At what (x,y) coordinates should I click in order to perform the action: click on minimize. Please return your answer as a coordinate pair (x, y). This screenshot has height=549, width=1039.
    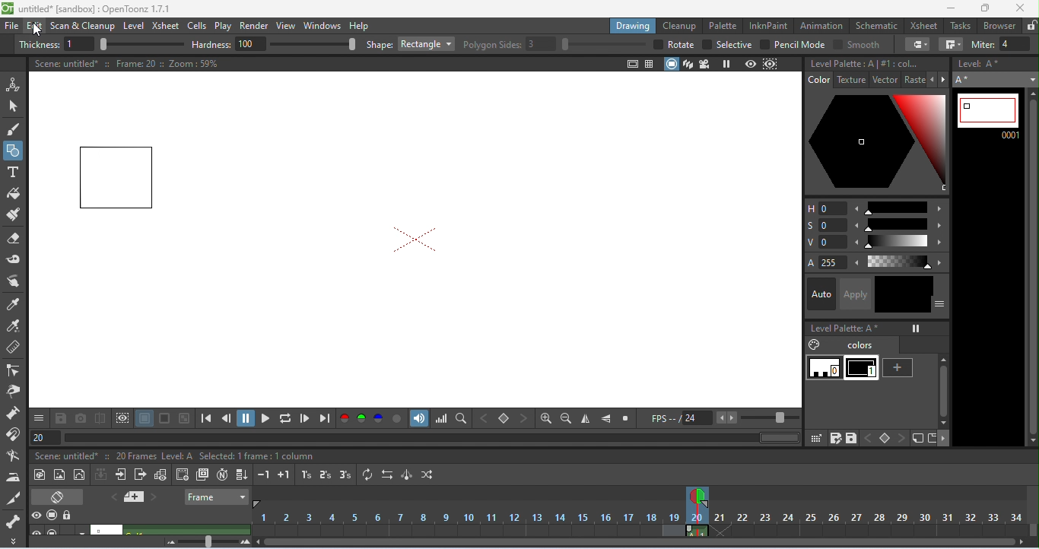
    Looking at the image, I should click on (951, 9).